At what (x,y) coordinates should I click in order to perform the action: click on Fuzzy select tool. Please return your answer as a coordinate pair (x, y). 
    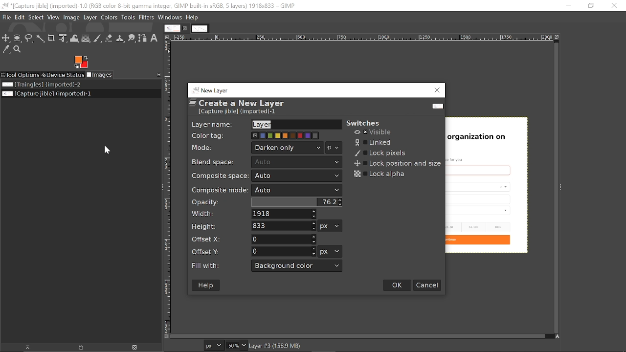
    Looking at the image, I should click on (41, 39).